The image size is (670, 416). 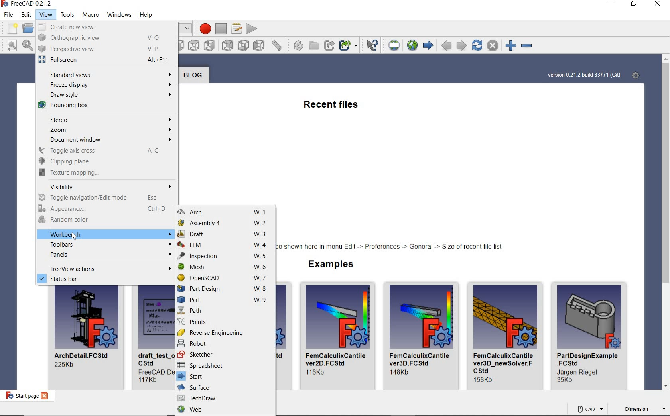 I want to click on freeze display, so click(x=106, y=84).